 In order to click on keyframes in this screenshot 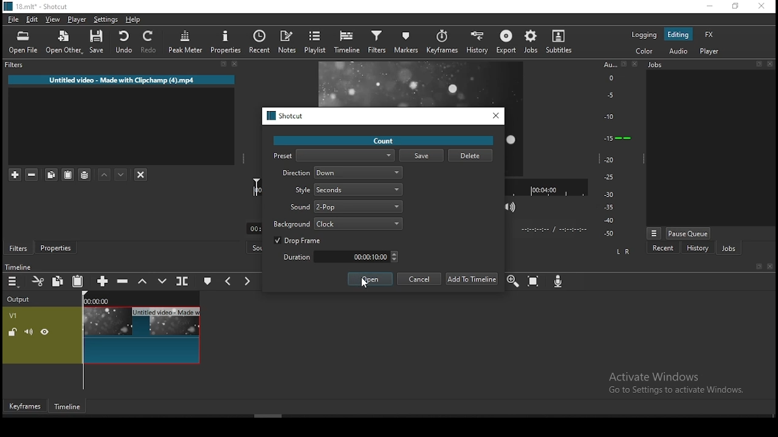, I will do `click(442, 41)`.